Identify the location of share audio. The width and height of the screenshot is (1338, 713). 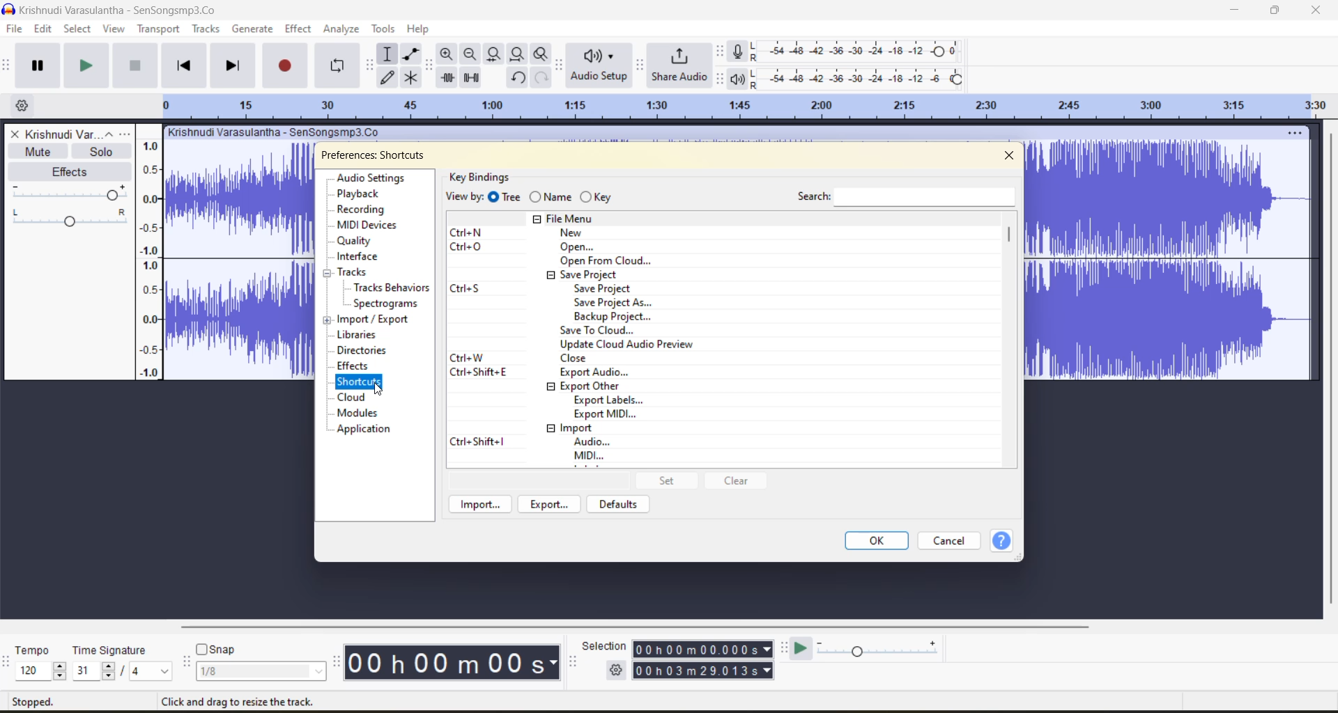
(678, 67).